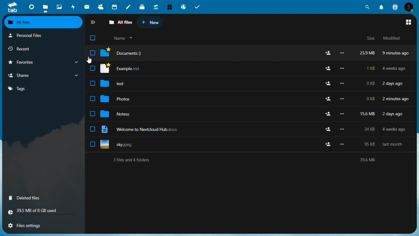 The width and height of the screenshot is (419, 236). I want to click on photos, so click(59, 6).